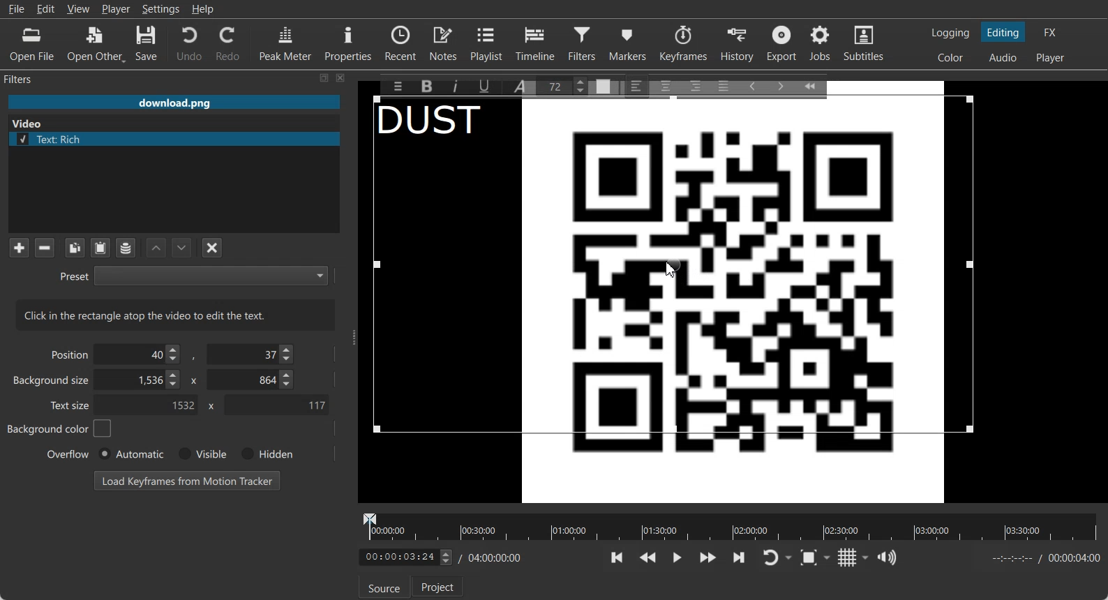 The height and width of the screenshot is (600, 1108). What do you see at coordinates (16, 9) in the screenshot?
I see `File` at bounding box center [16, 9].